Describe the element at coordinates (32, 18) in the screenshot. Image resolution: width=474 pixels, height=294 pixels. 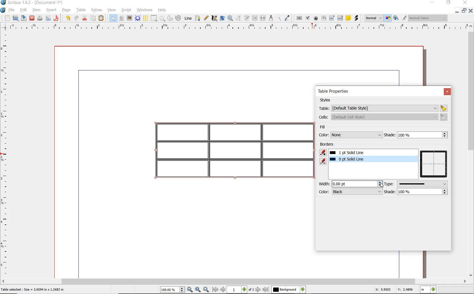
I see `close` at that location.